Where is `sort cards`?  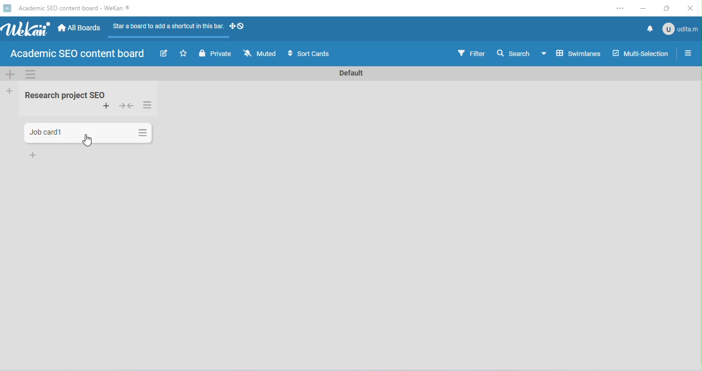
sort cards is located at coordinates (308, 53).